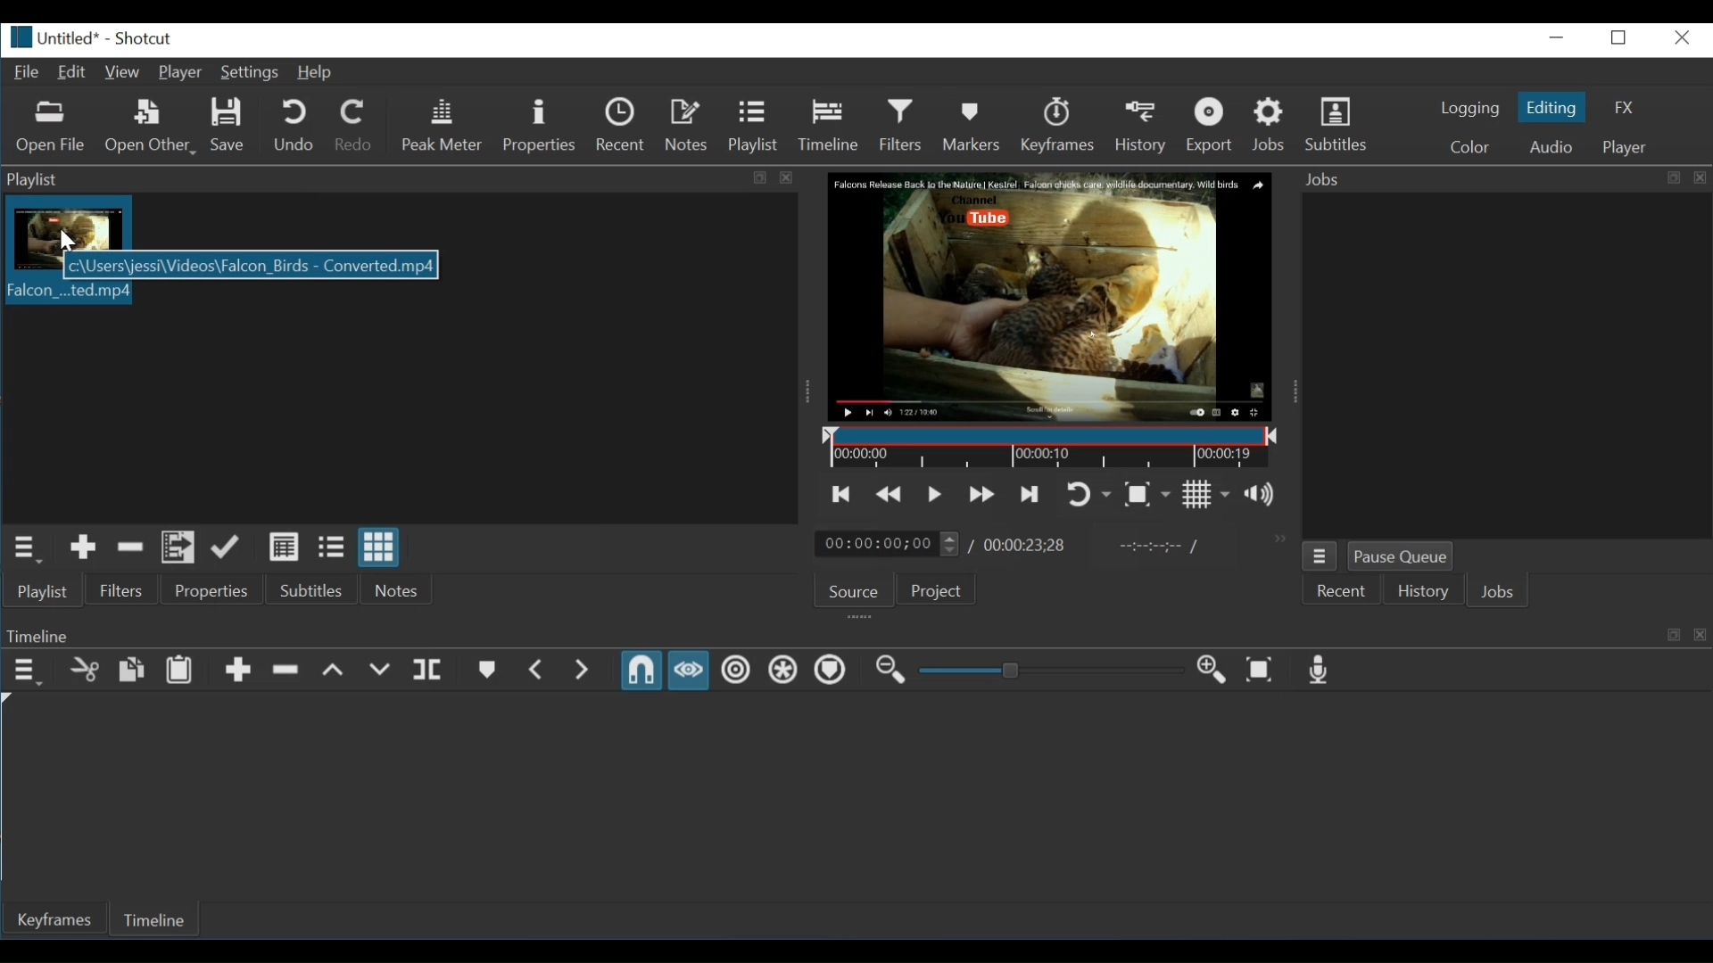  Describe the element at coordinates (250, 72) in the screenshot. I see `Settings` at that location.